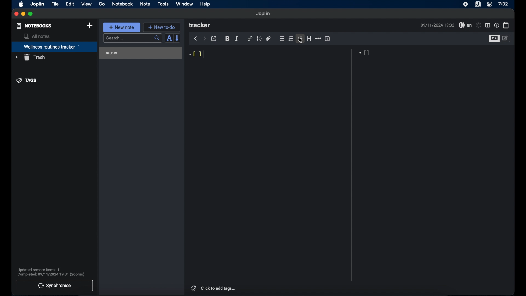  I want to click on help, so click(205, 4).